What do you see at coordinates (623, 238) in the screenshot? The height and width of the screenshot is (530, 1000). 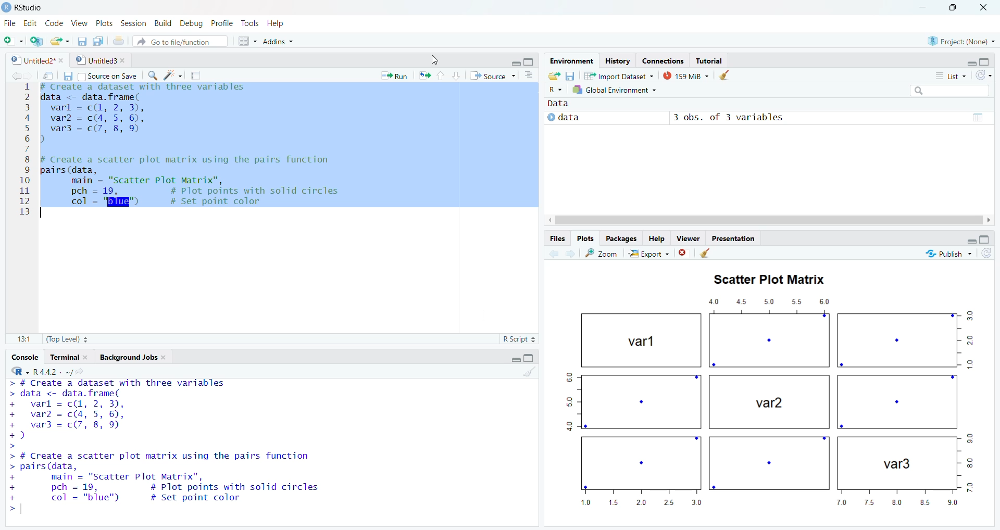 I see `Packages` at bounding box center [623, 238].